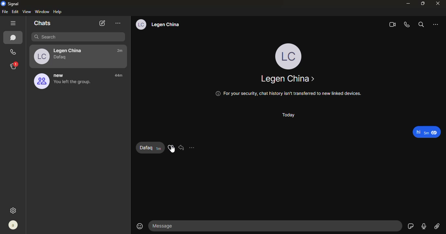 This screenshot has height=234, width=446. Describe the element at coordinates (172, 149) in the screenshot. I see `cursor` at that location.